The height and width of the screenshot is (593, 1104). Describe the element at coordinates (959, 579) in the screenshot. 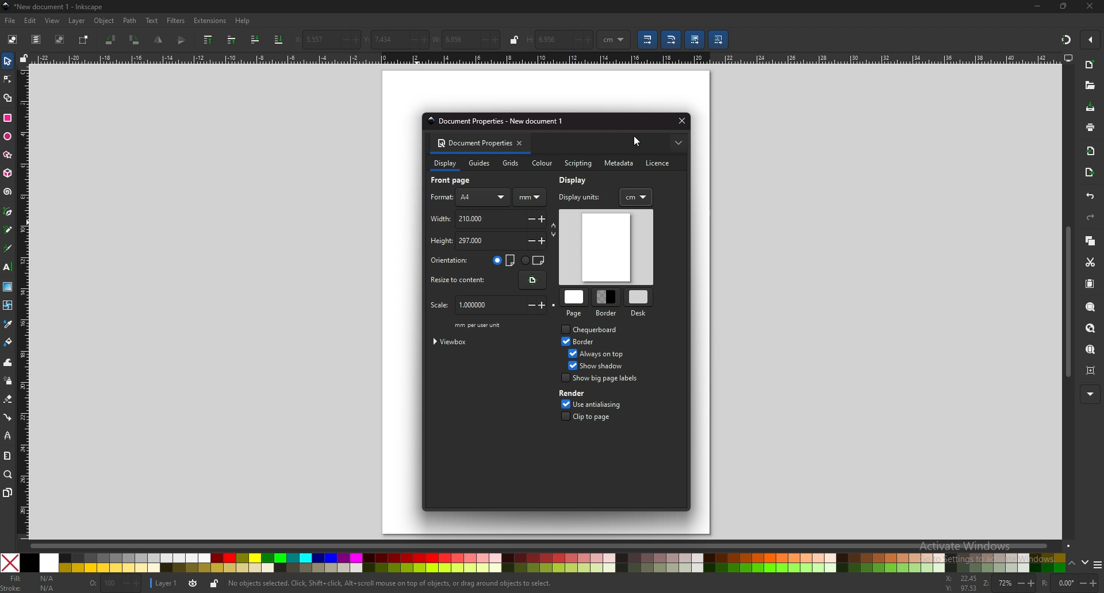

I see `cursor coordinates x-axis` at that location.